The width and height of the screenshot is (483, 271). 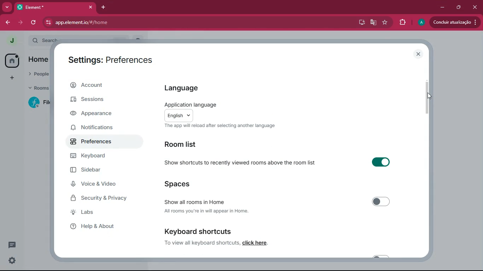 I want to click on labs, so click(x=107, y=214).